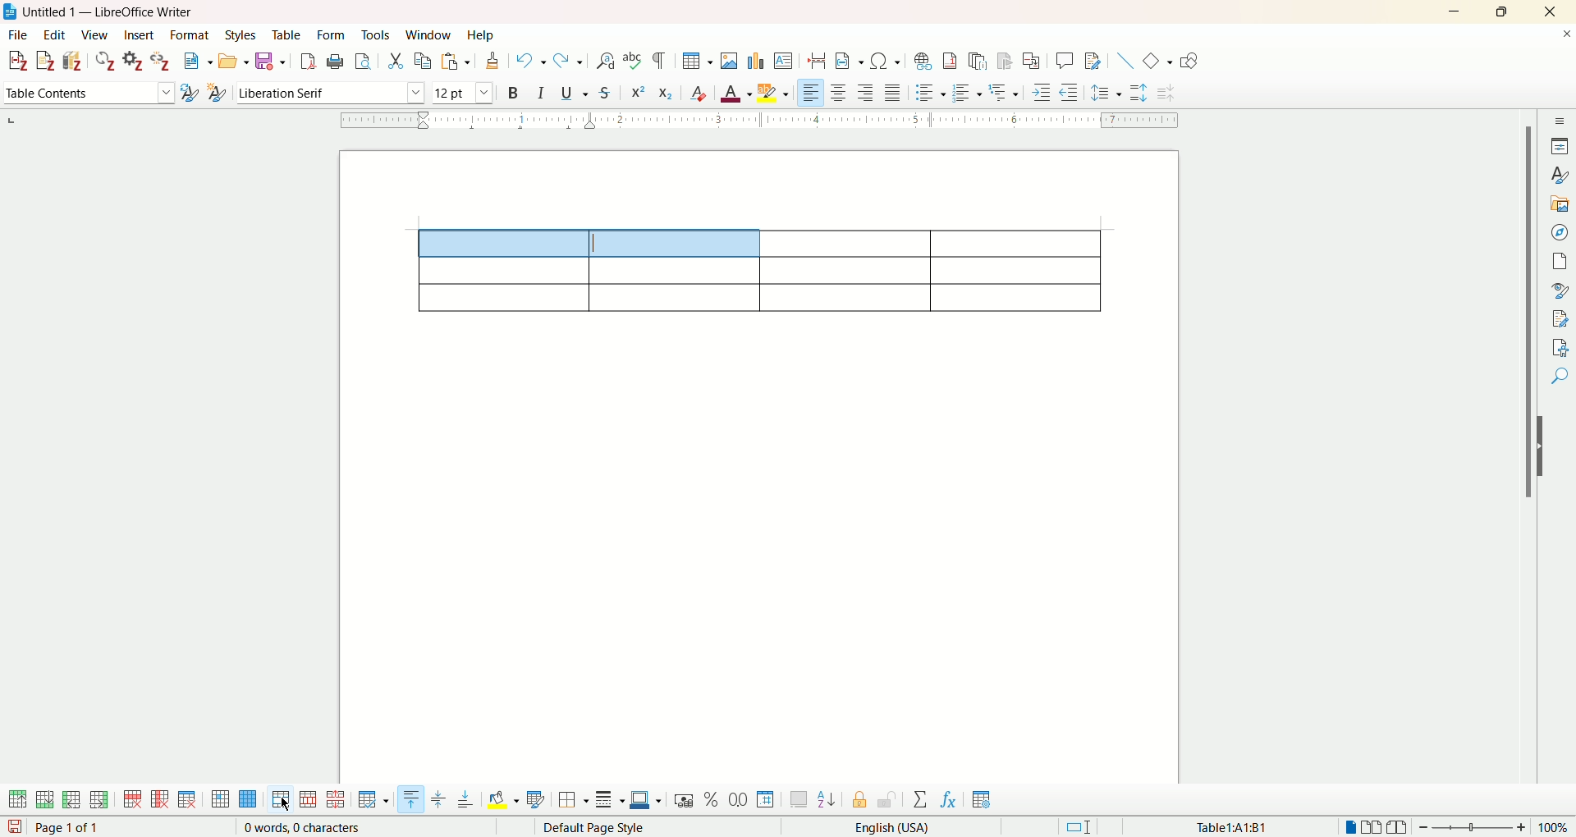  What do you see at coordinates (1561, 122) in the screenshot?
I see `sidebar` at bounding box center [1561, 122].